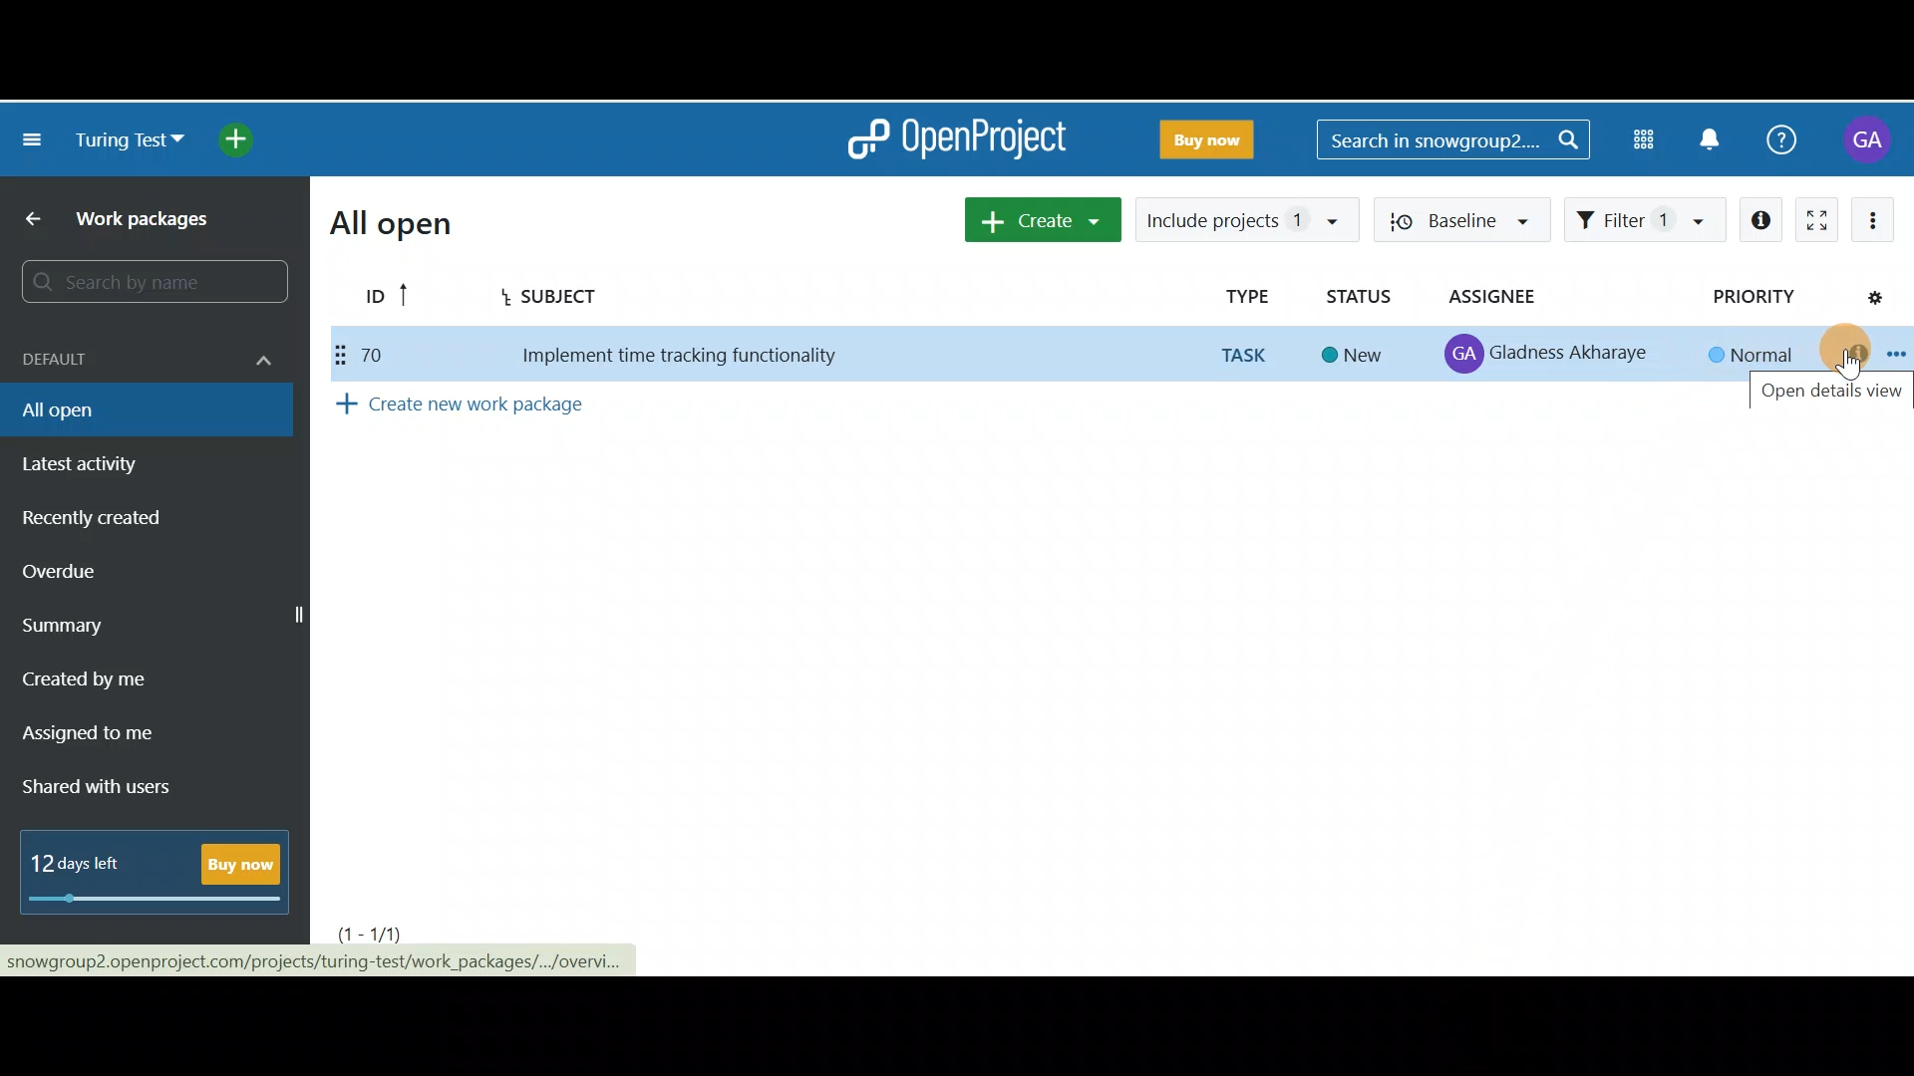 The width and height of the screenshot is (1914, 1076). I want to click on Recently created, so click(133, 523).